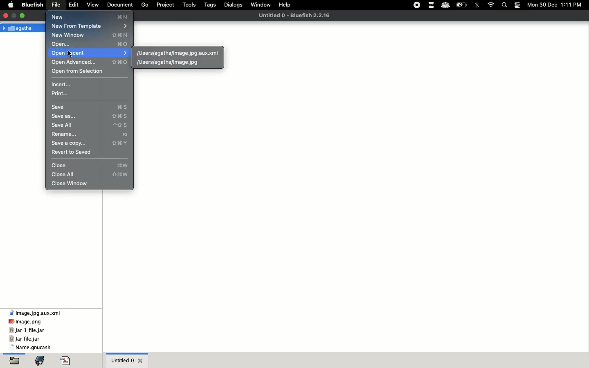 This screenshot has height=368, width=589. Describe the element at coordinates (90, 27) in the screenshot. I see `new from template` at that location.